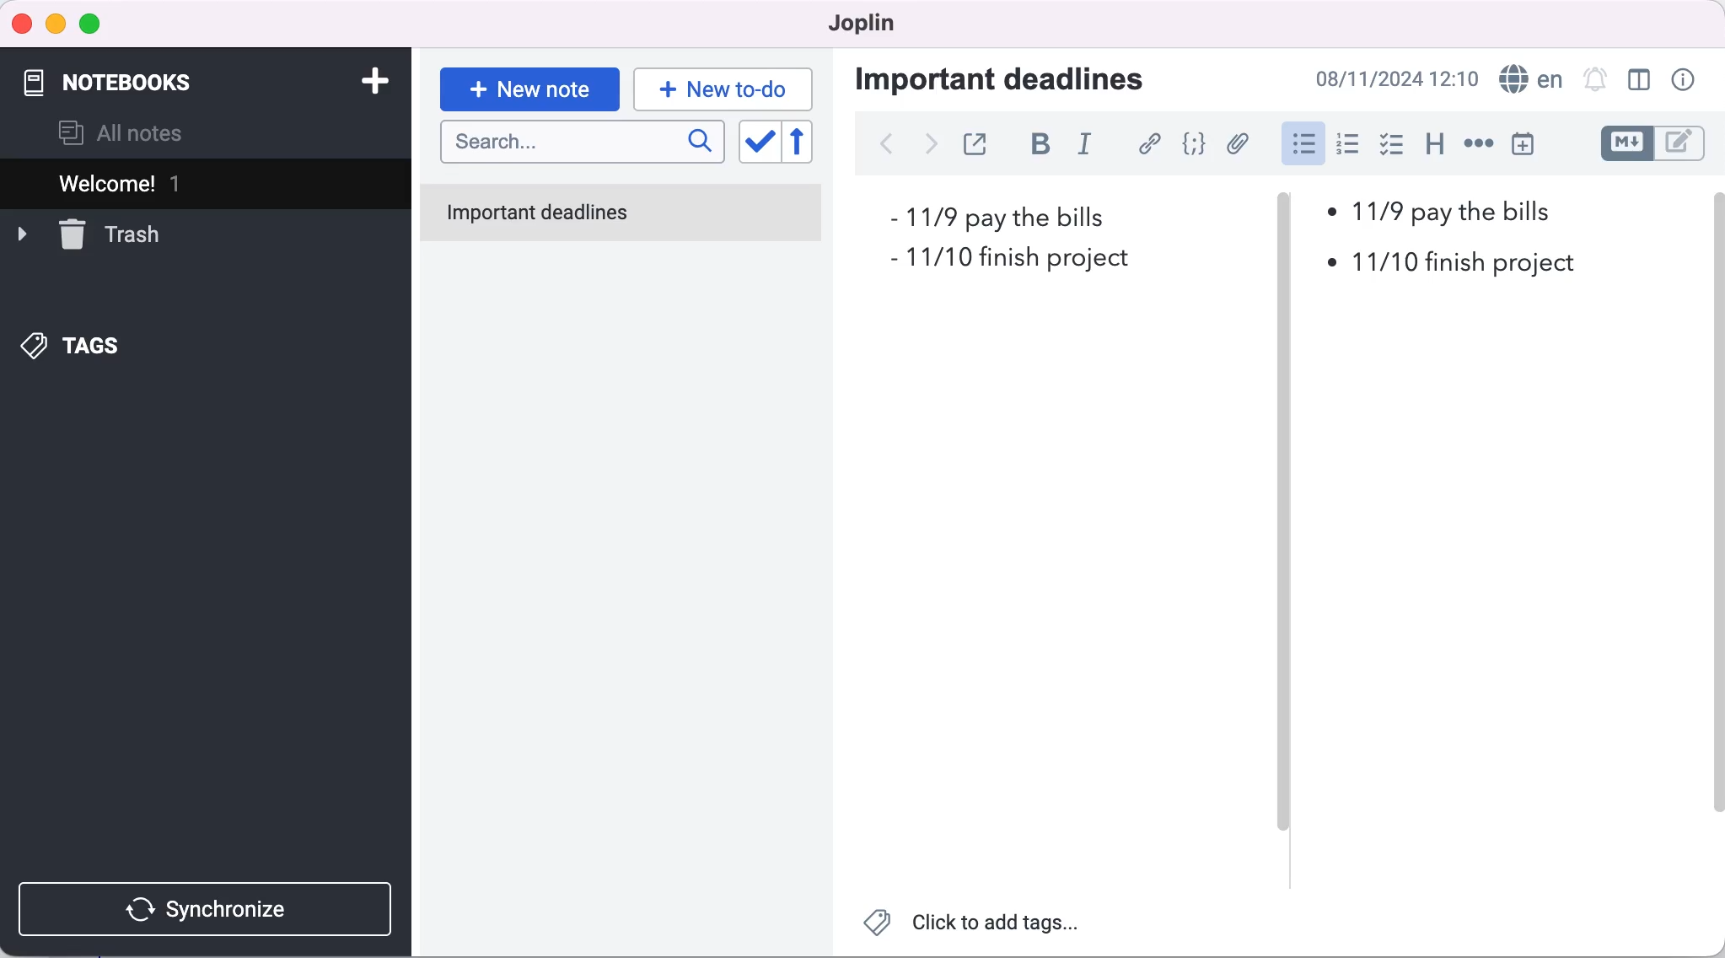  What do you see at coordinates (1446, 214) in the screenshot?
I see `deadline 2` at bounding box center [1446, 214].